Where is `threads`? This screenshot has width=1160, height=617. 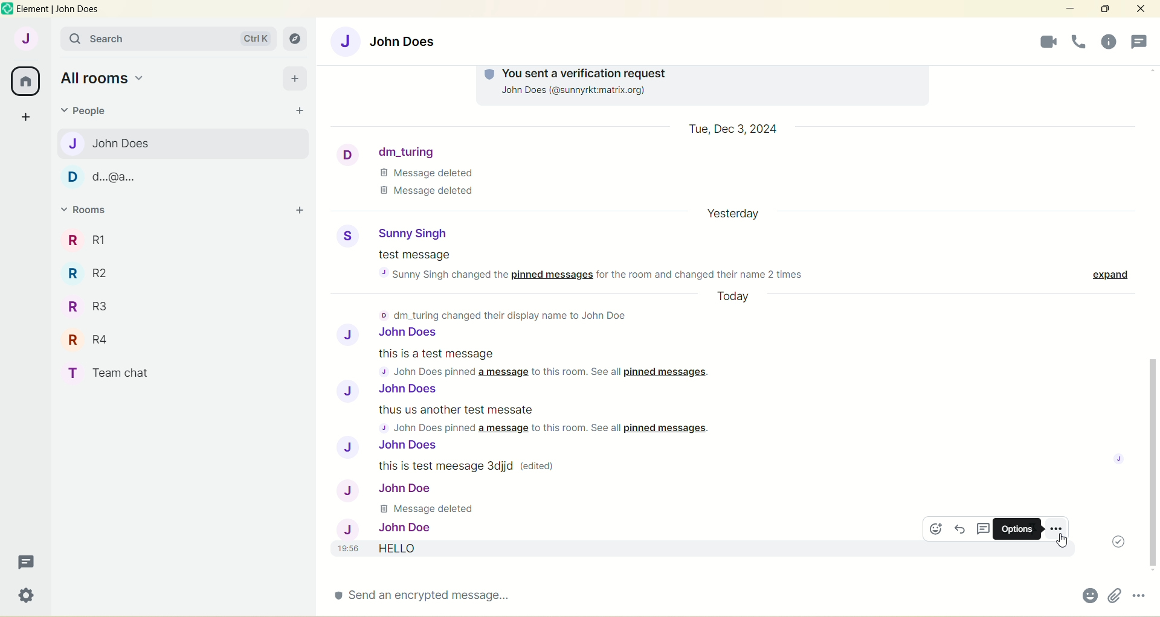
threads is located at coordinates (1107, 40).